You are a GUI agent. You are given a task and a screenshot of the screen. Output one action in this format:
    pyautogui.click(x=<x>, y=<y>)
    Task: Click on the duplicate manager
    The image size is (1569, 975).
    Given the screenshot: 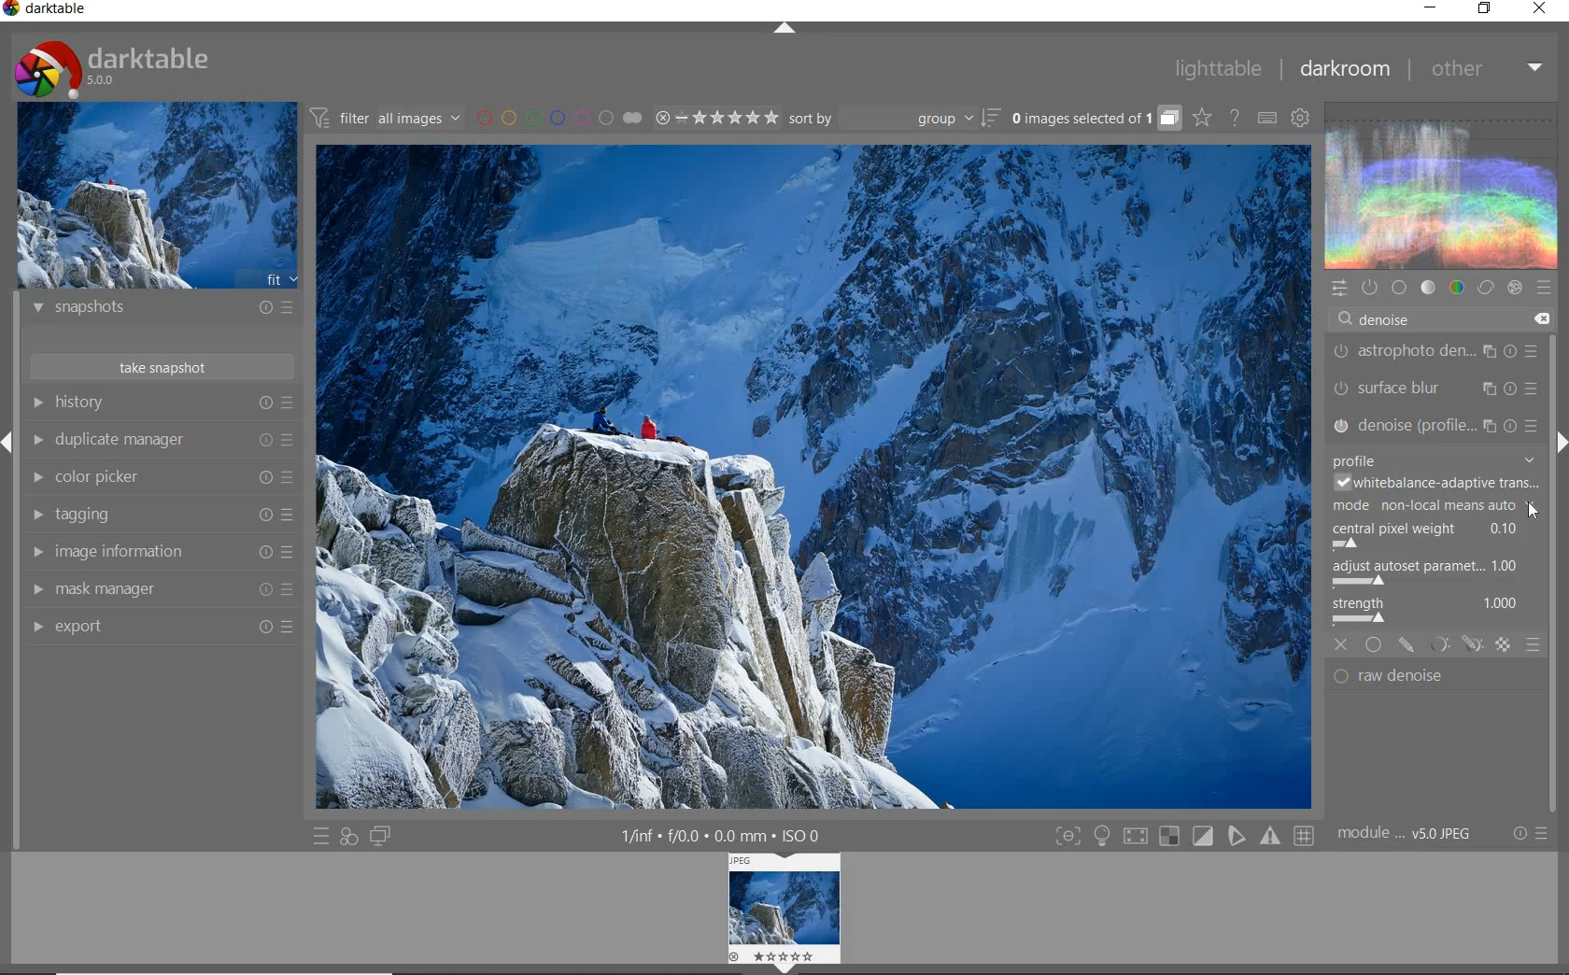 What is the action you would take?
    pyautogui.click(x=161, y=440)
    